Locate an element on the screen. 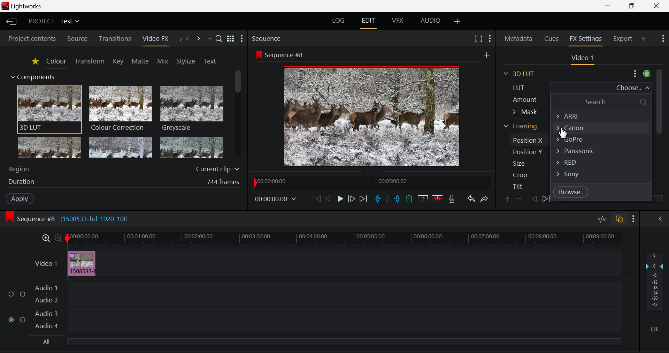 Image resolution: width=669 pixels, height=353 pixels. Amount is located at coordinates (526, 99).